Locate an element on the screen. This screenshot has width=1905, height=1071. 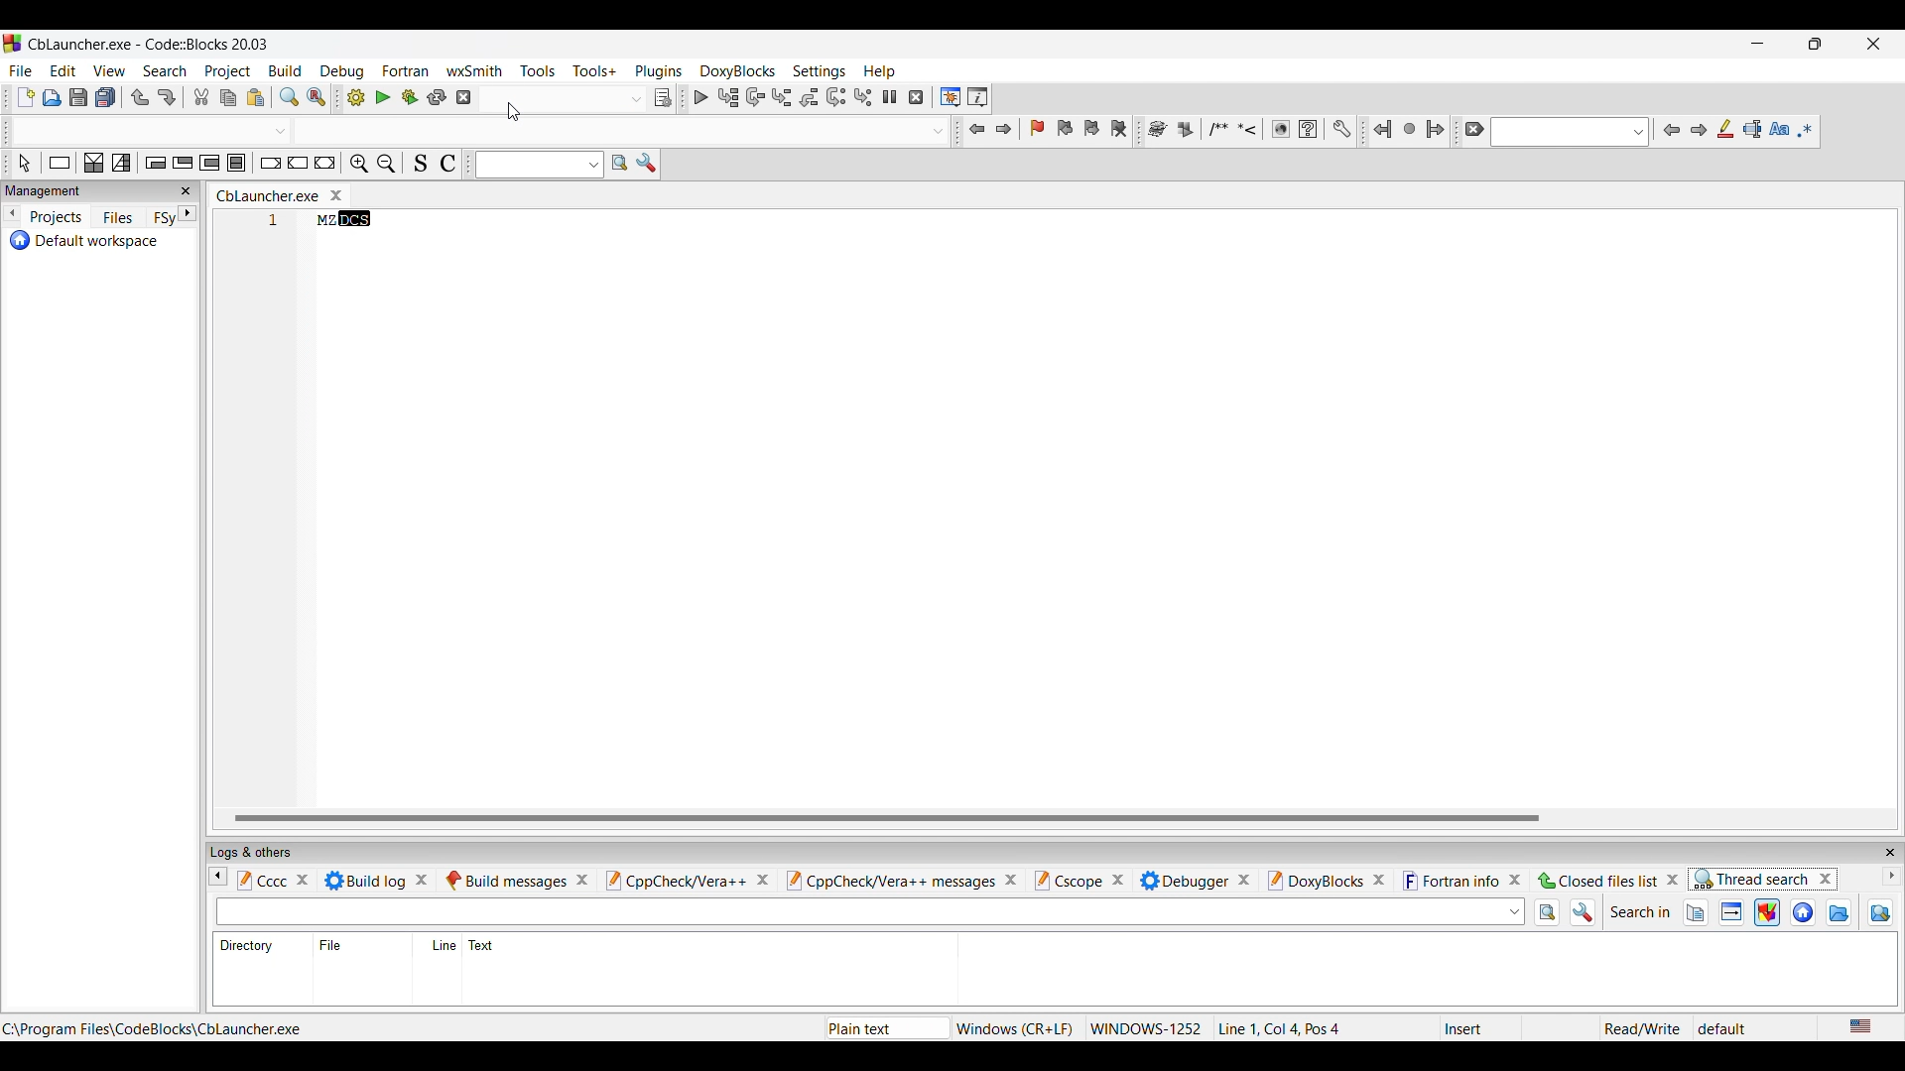
Next is located at coordinates (1699, 130).